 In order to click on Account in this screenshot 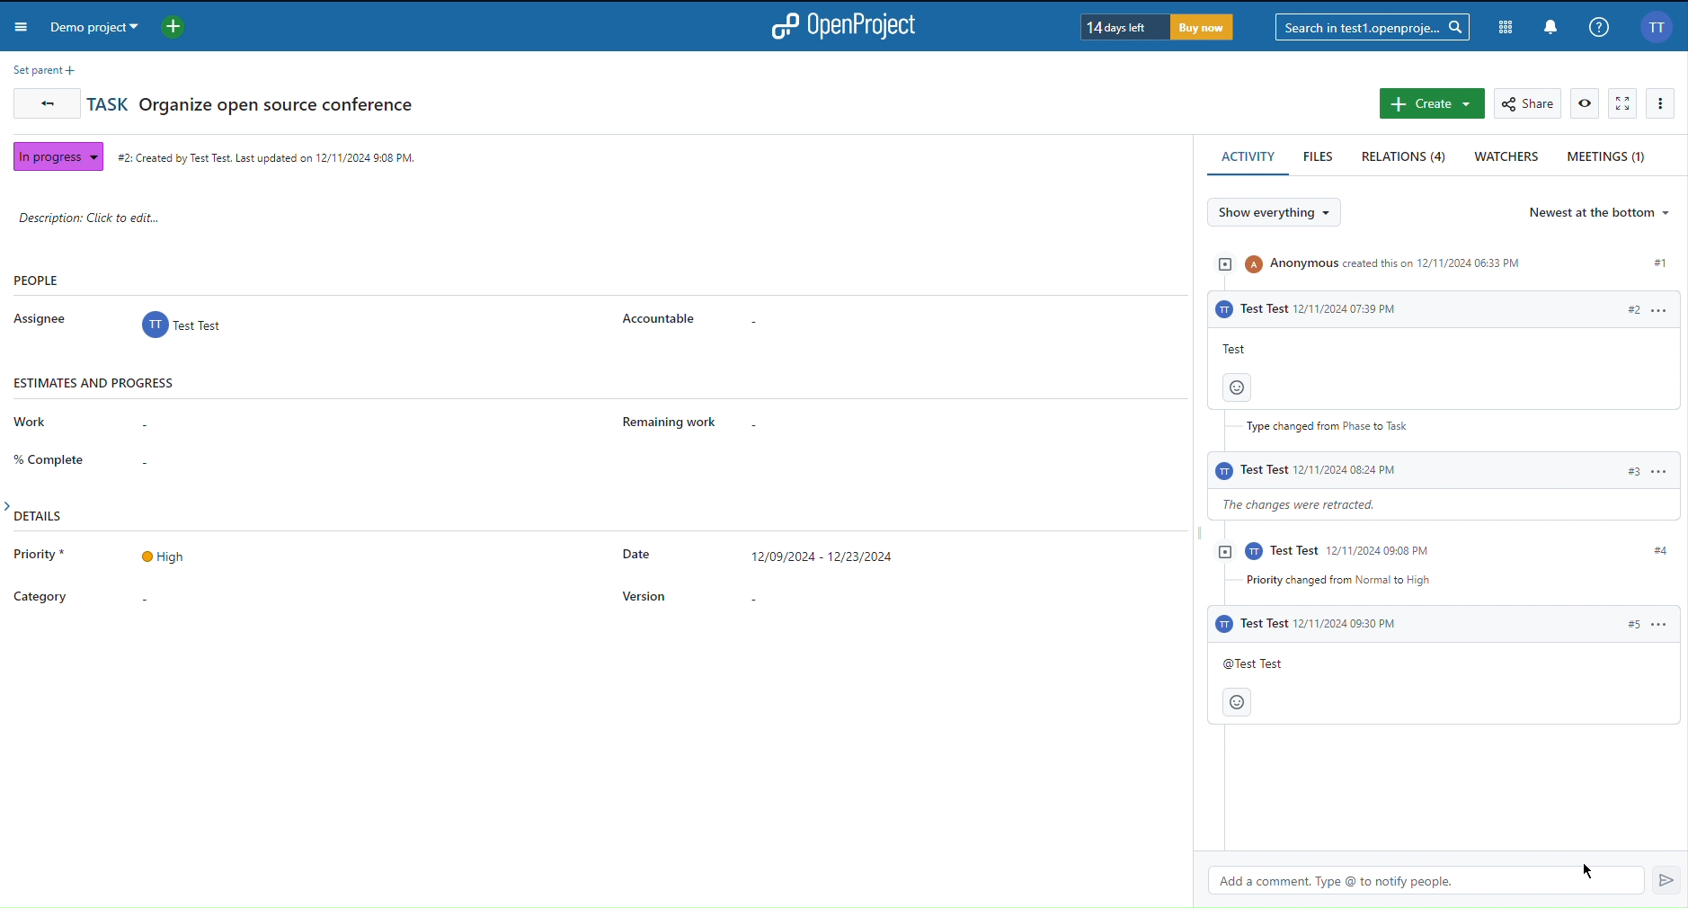, I will do `click(1656, 27)`.